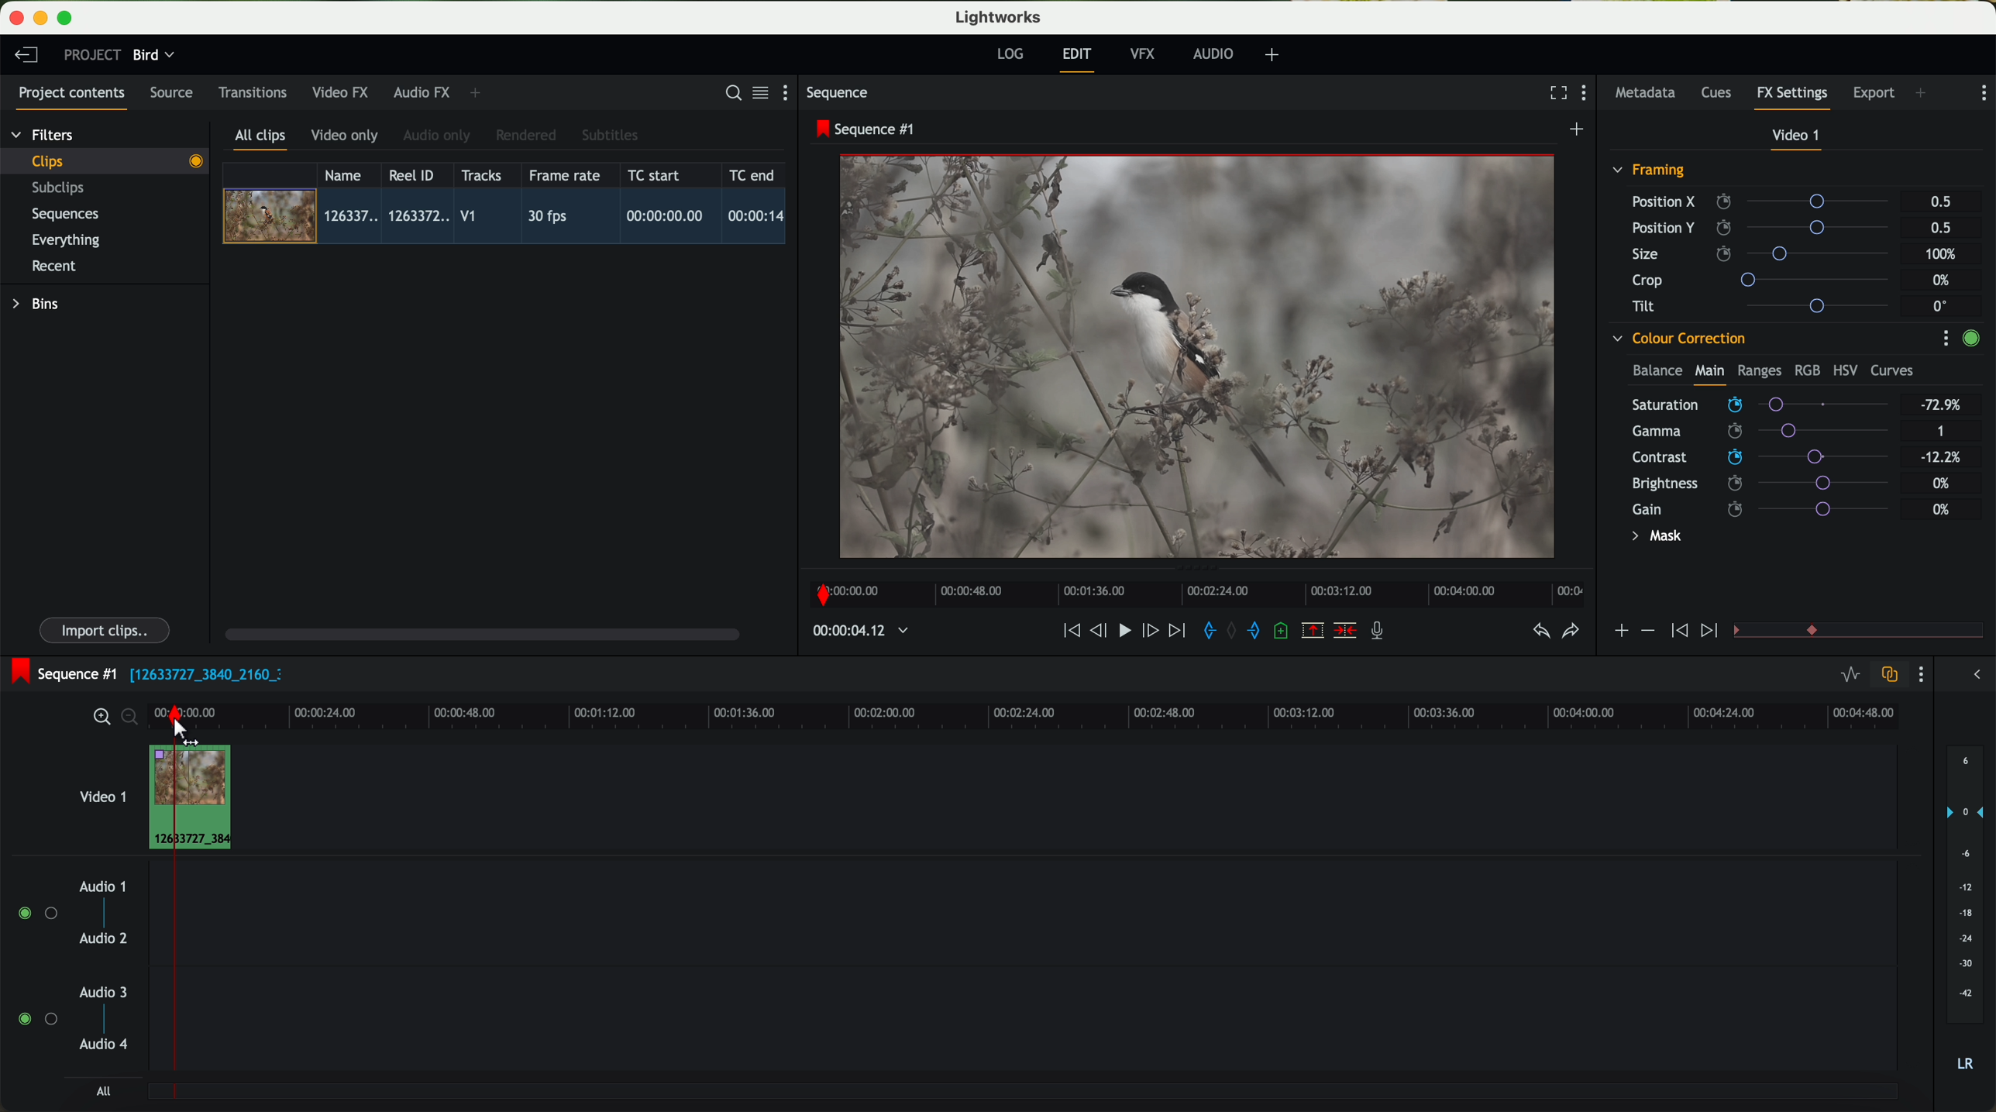 Image resolution: width=1996 pixels, height=1112 pixels. I want to click on show settings menu, so click(1982, 93).